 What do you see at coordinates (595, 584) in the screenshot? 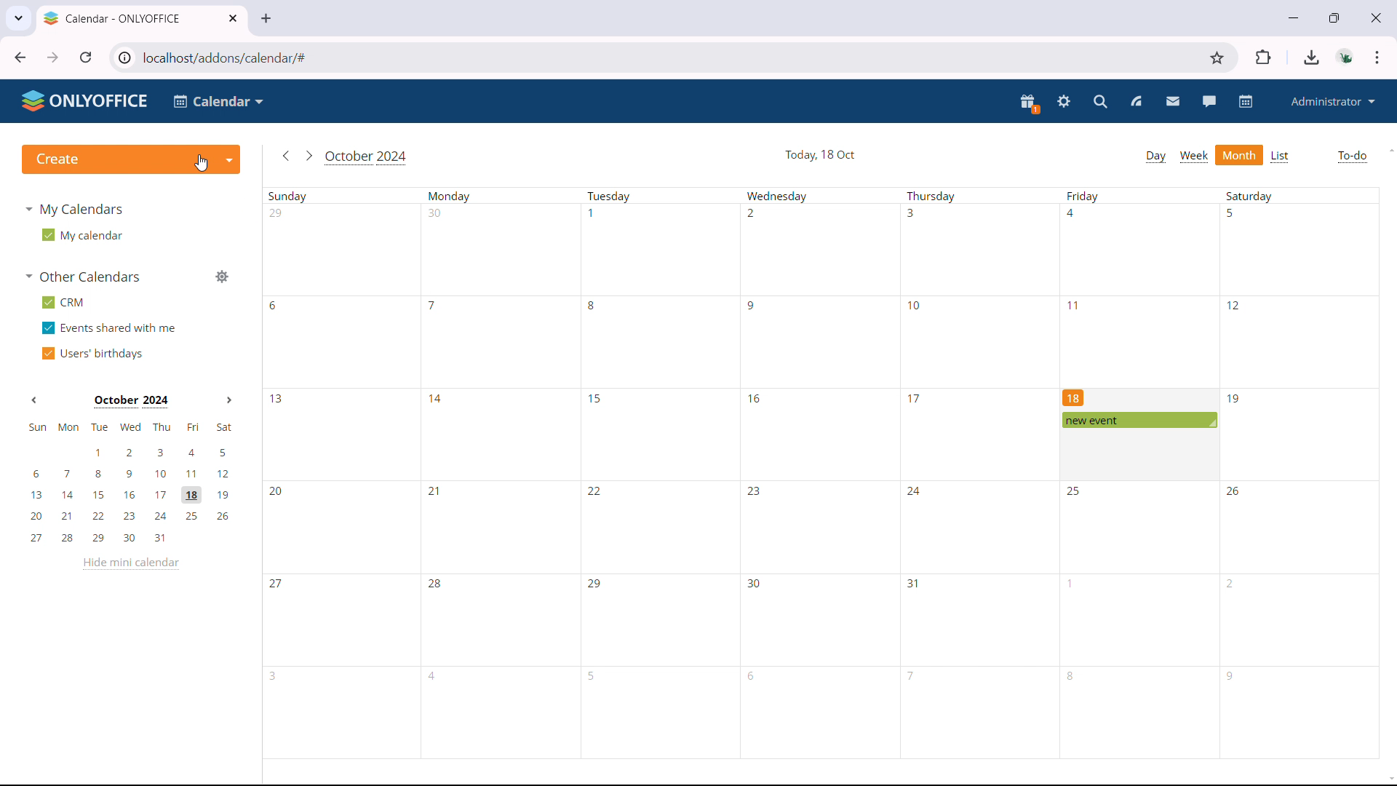
I see `29` at bounding box center [595, 584].